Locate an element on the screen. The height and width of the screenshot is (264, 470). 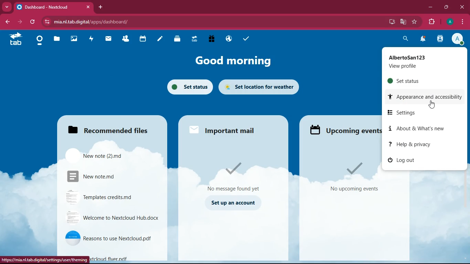
forward is located at coordinates (21, 22).